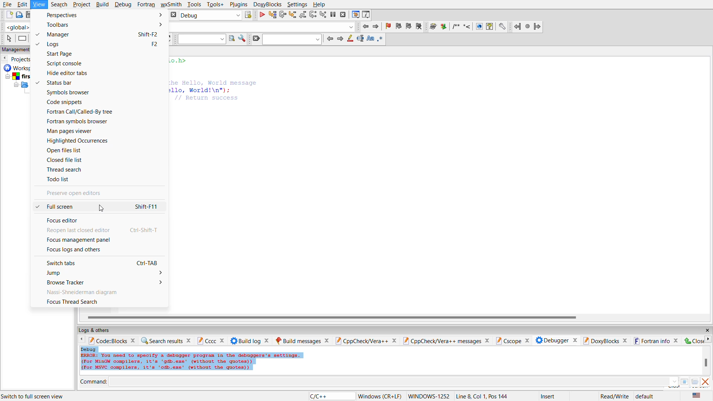  What do you see at coordinates (67, 151) in the screenshot?
I see `open files list` at bounding box center [67, 151].